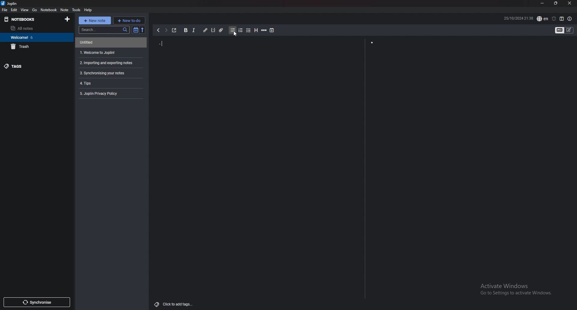  Describe the element at coordinates (20, 37) in the screenshot. I see `Welcome` at that location.